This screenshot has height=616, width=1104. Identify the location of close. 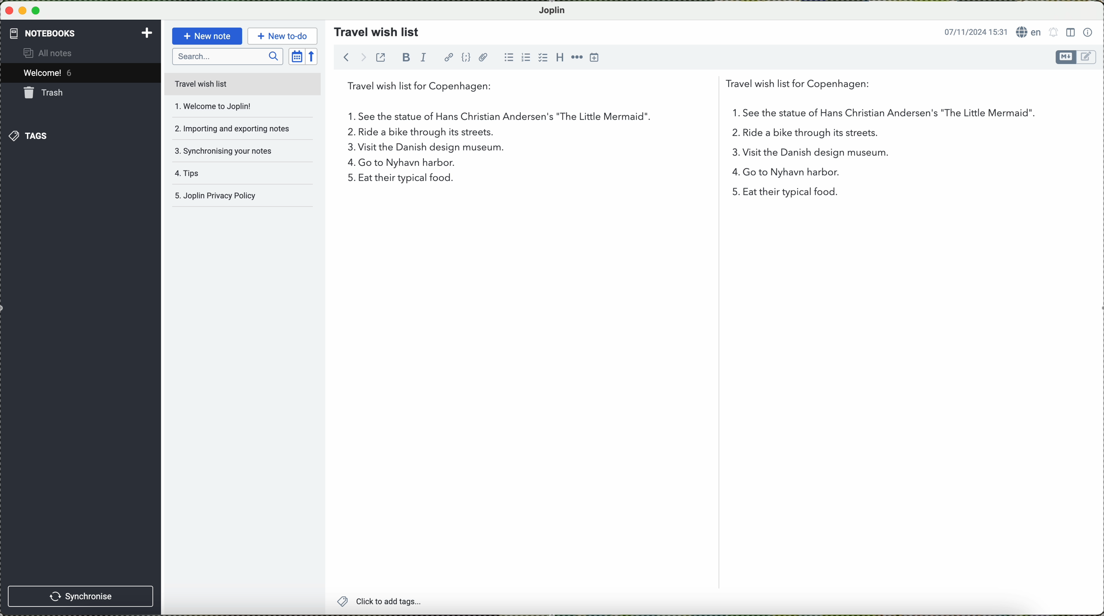
(9, 11).